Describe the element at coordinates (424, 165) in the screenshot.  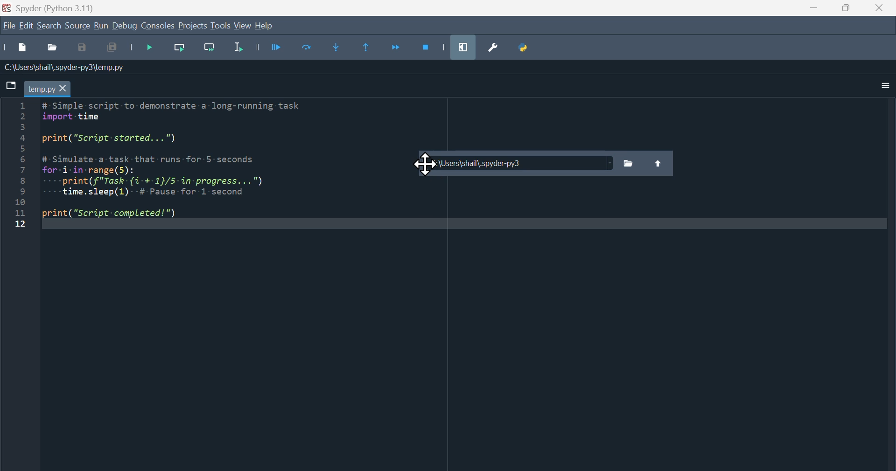
I see `Cursor on Plugin` at that location.